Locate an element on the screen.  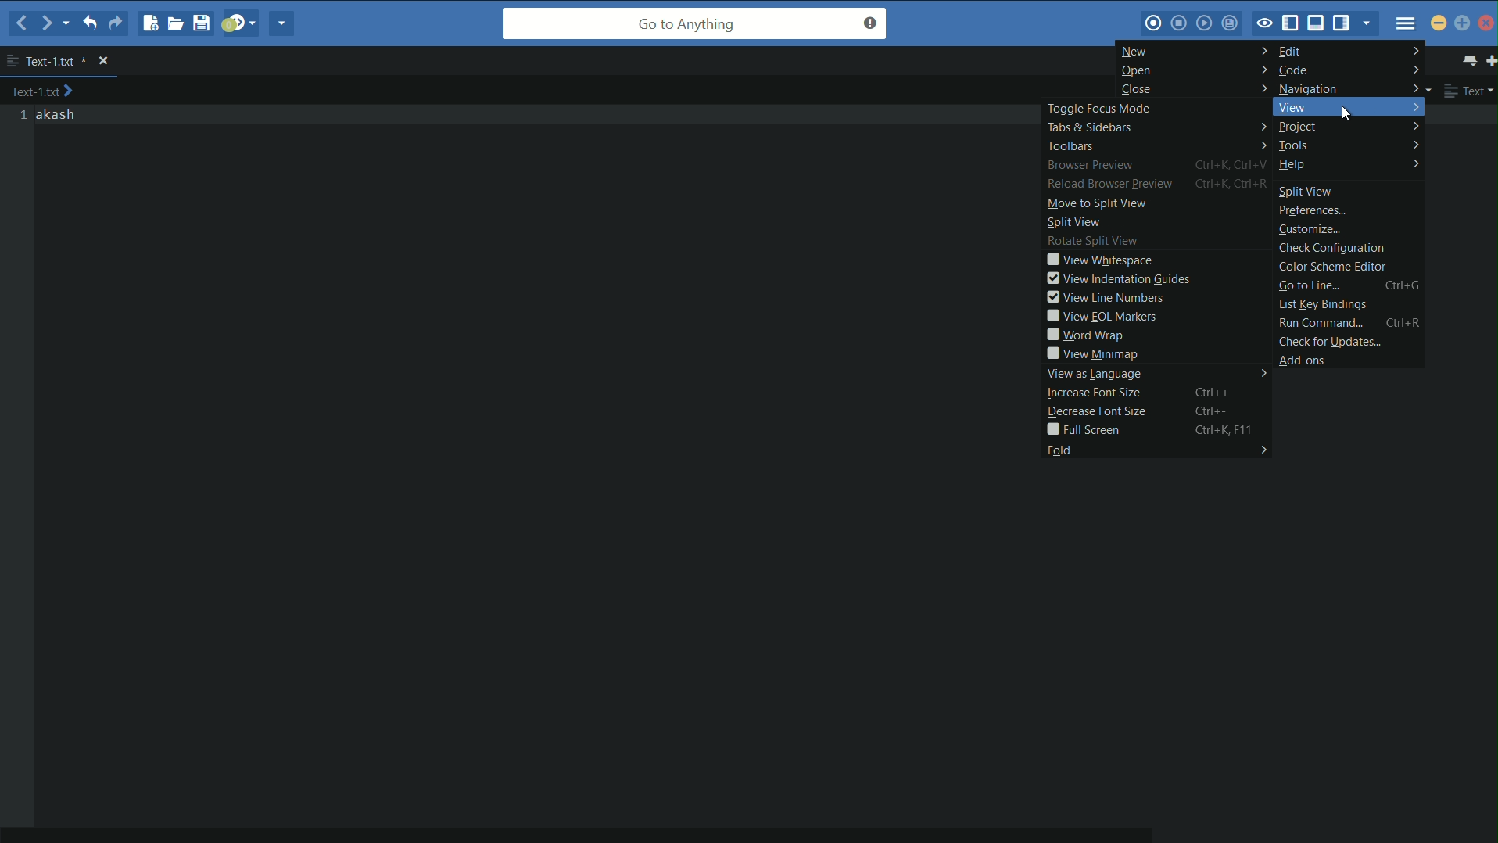
text-1 file is located at coordinates (57, 62).